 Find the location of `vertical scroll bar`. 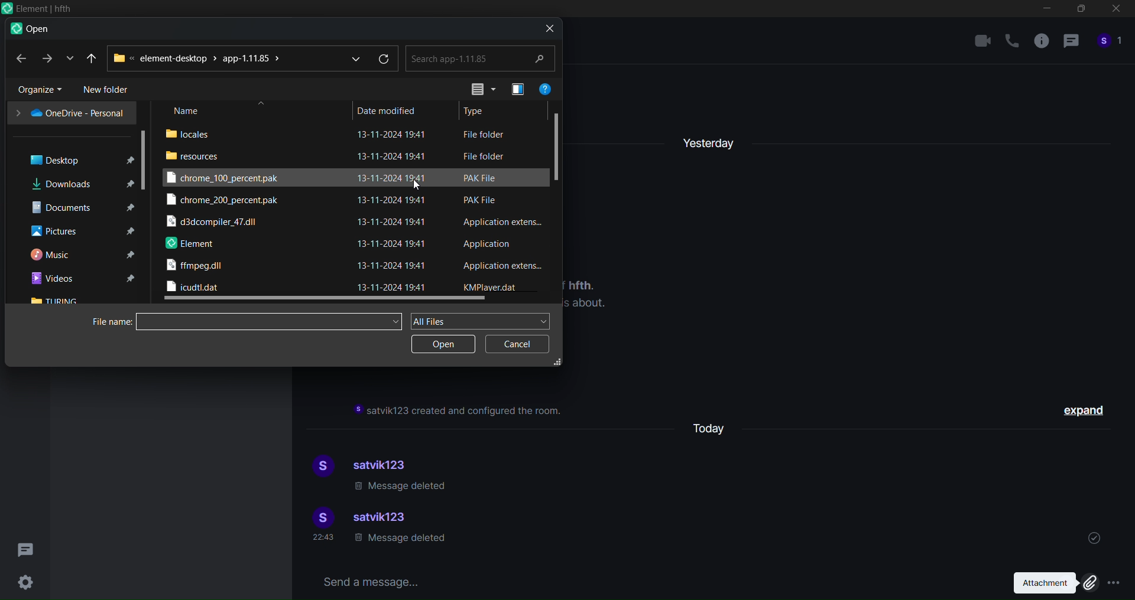

vertical scroll bar is located at coordinates (559, 143).